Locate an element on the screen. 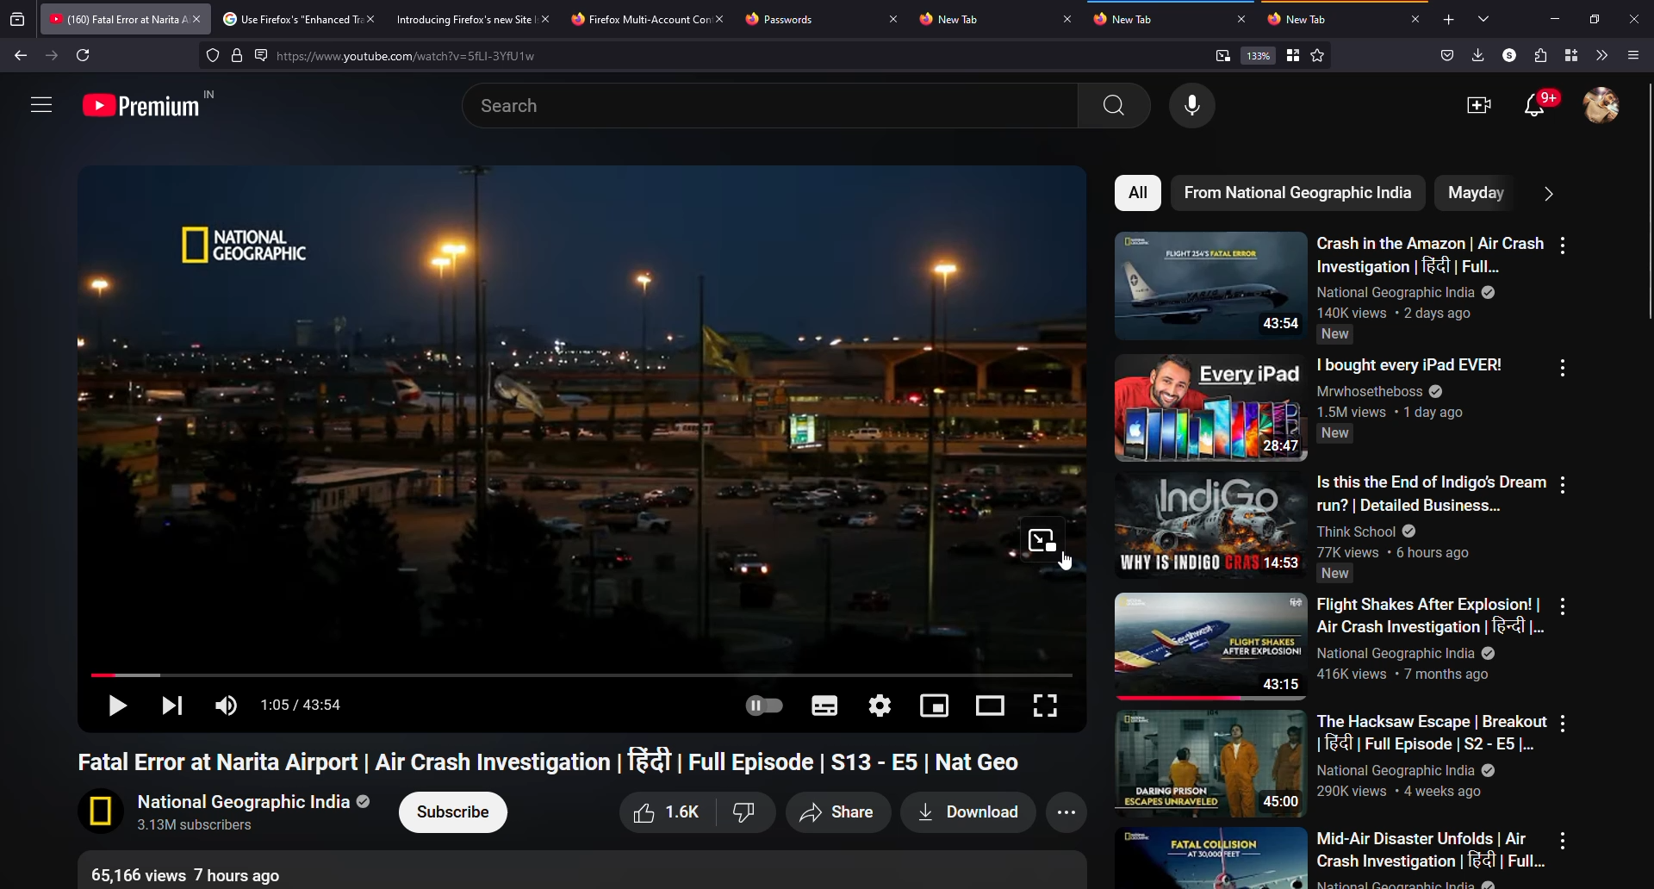 The width and height of the screenshot is (1654, 889). channel name, logo and subscribers is located at coordinates (227, 813).